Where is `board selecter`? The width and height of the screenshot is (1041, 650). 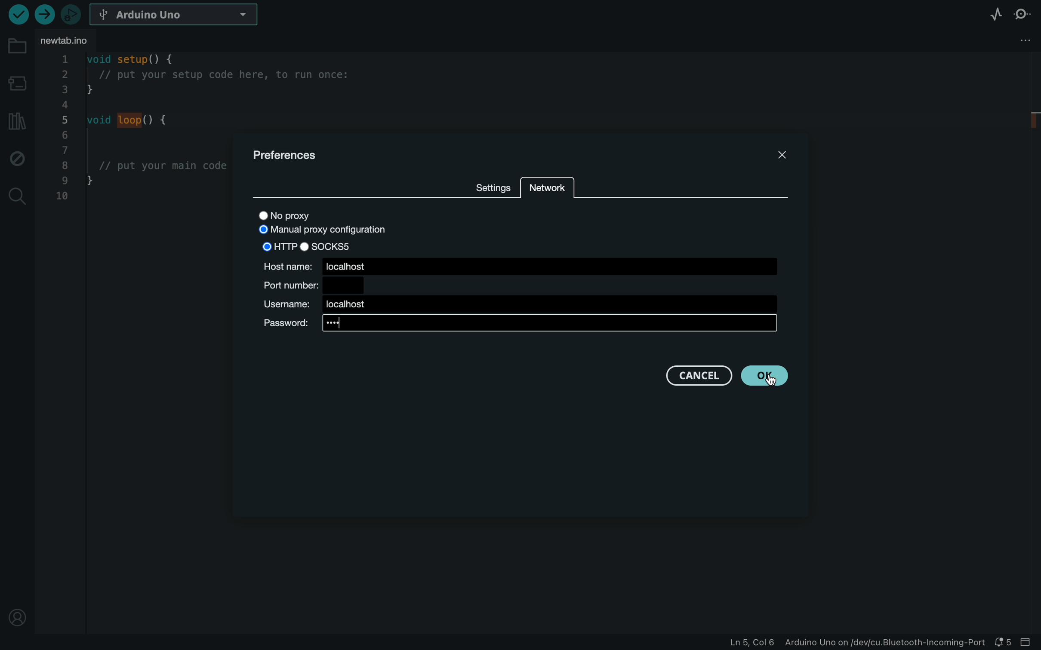
board selecter is located at coordinates (175, 15).